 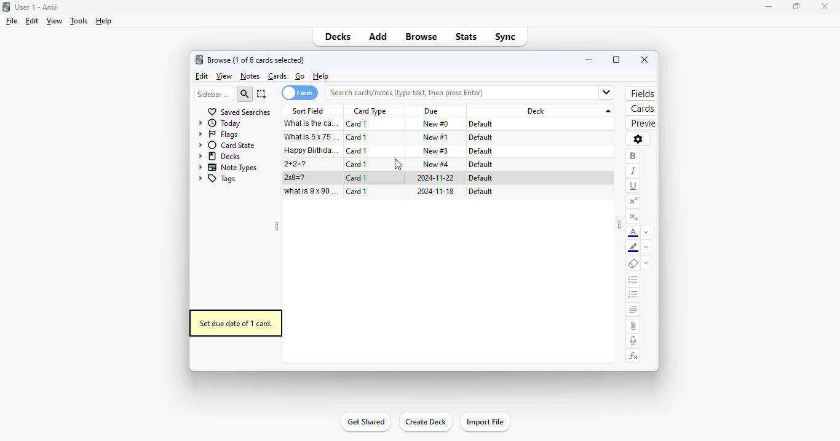 What do you see at coordinates (481, 124) in the screenshot?
I see `default` at bounding box center [481, 124].